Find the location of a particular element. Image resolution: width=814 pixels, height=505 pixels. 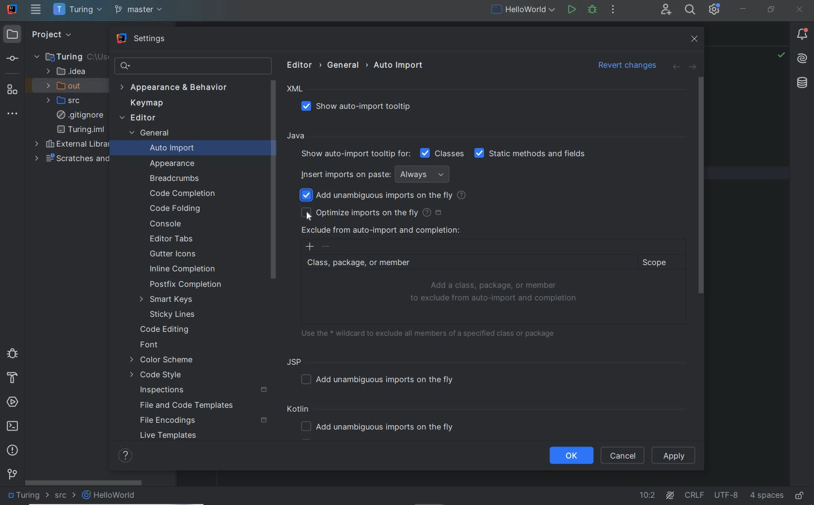

main menu is located at coordinates (36, 9).